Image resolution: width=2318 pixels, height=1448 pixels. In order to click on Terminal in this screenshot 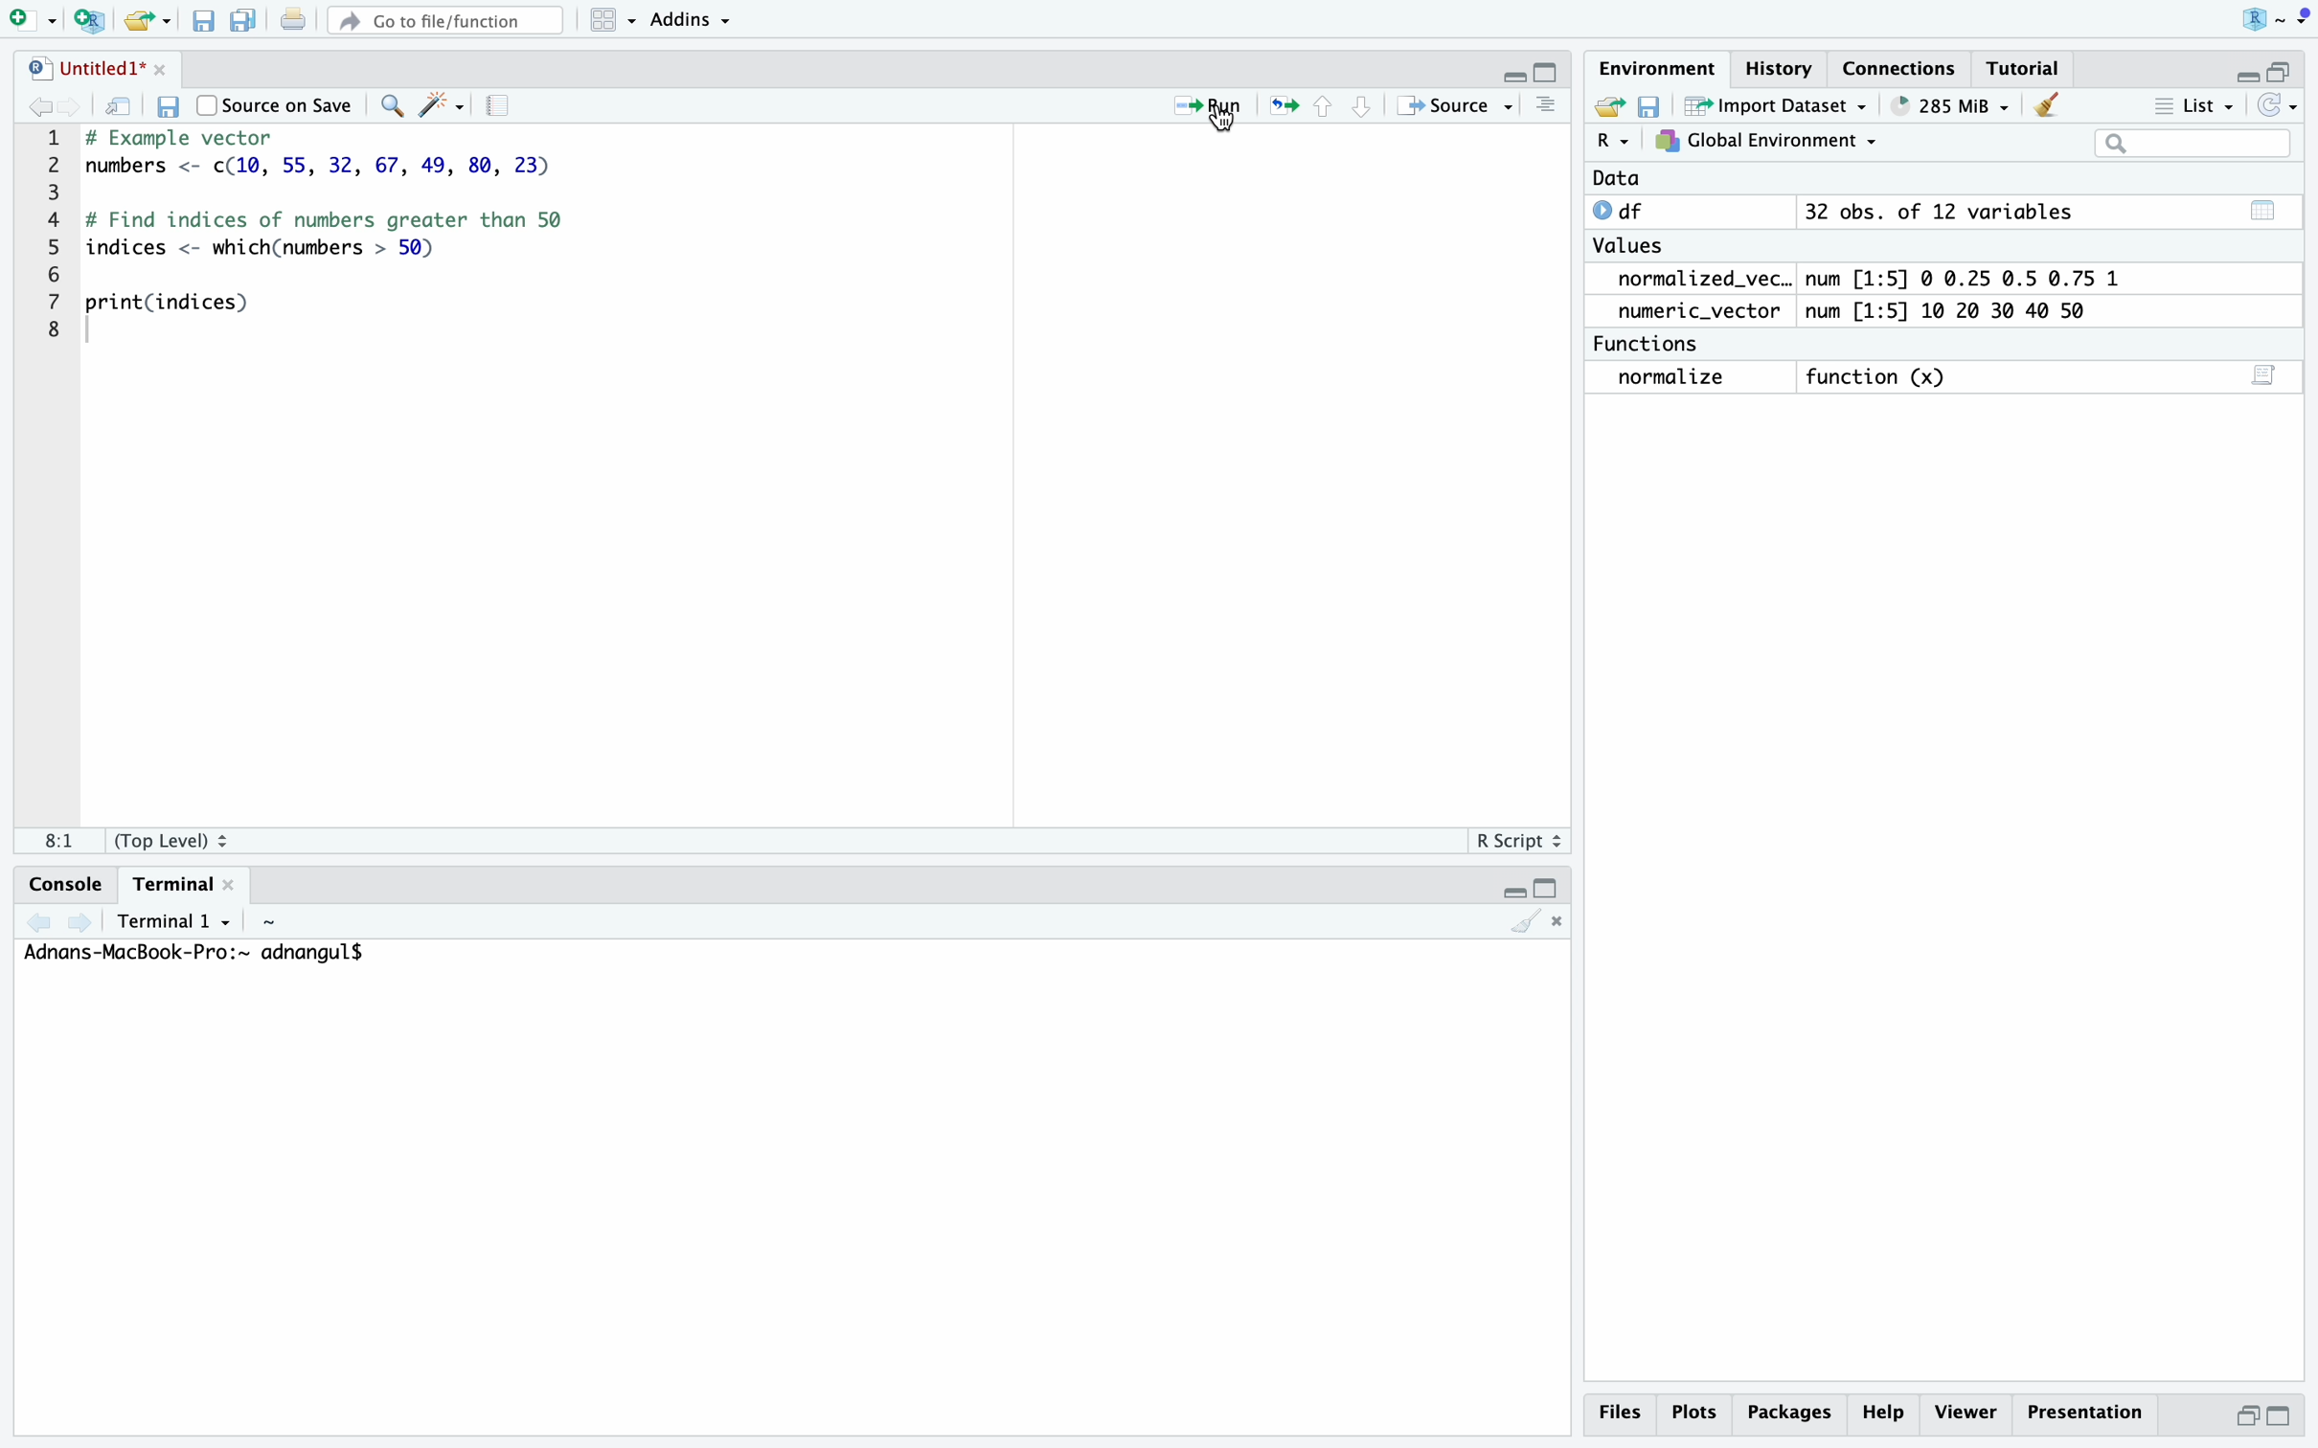, I will do `click(180, 886)`.